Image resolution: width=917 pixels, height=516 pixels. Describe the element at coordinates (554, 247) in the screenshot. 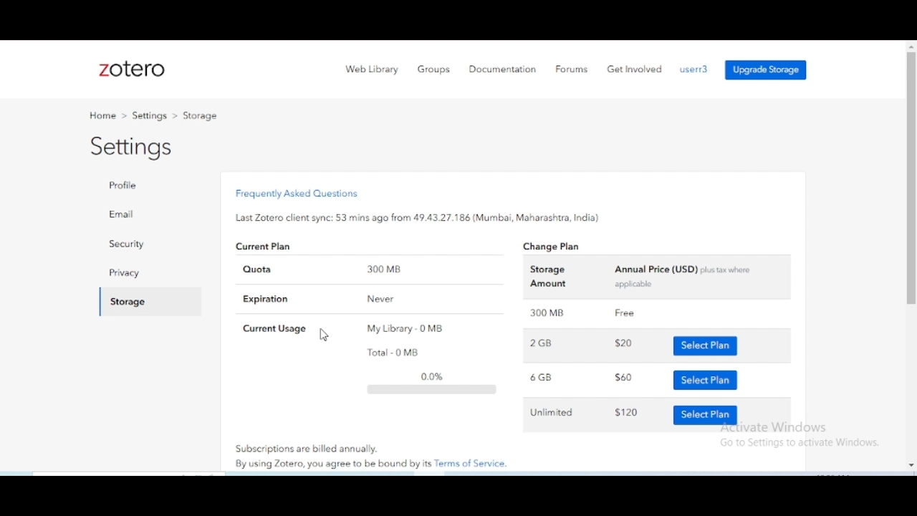

I see `change plan` at that location.